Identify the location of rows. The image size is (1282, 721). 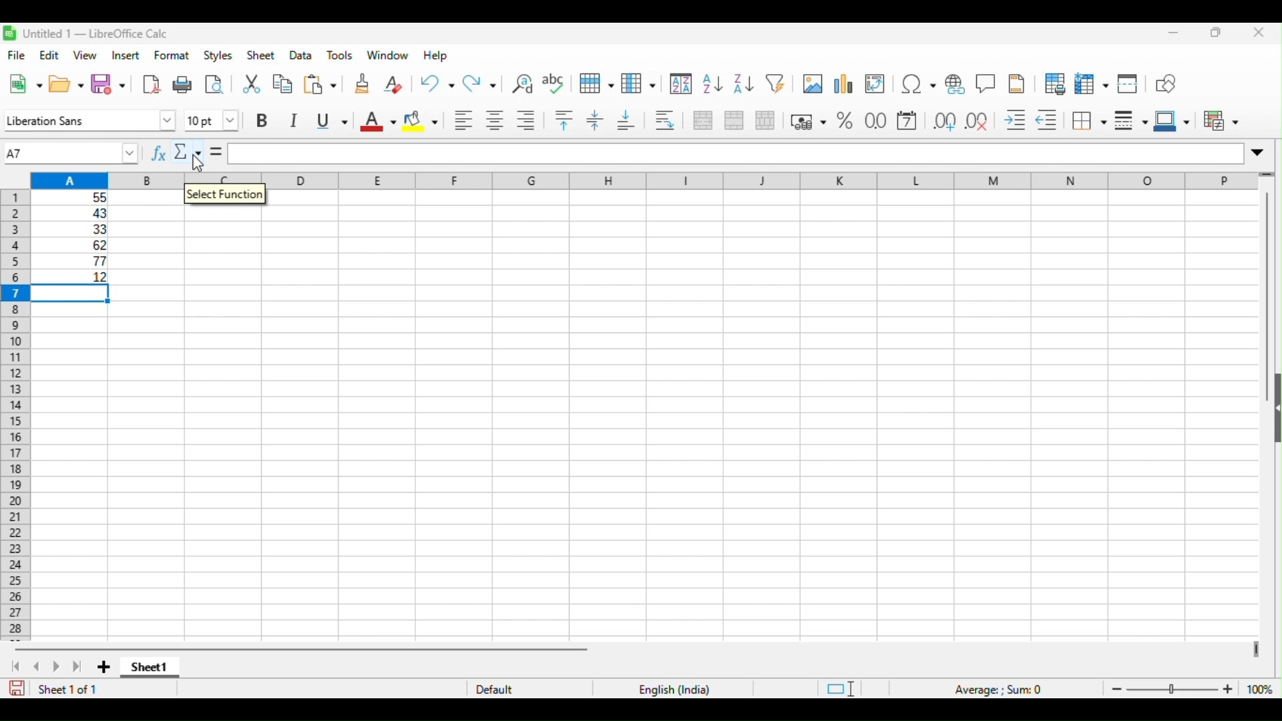
(597, 84).